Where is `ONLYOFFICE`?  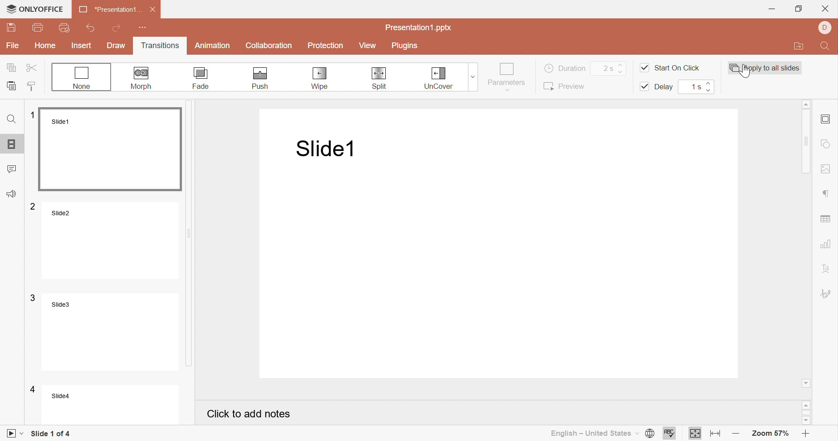 ONLYOFFICE is located at coordinates (35, 9).